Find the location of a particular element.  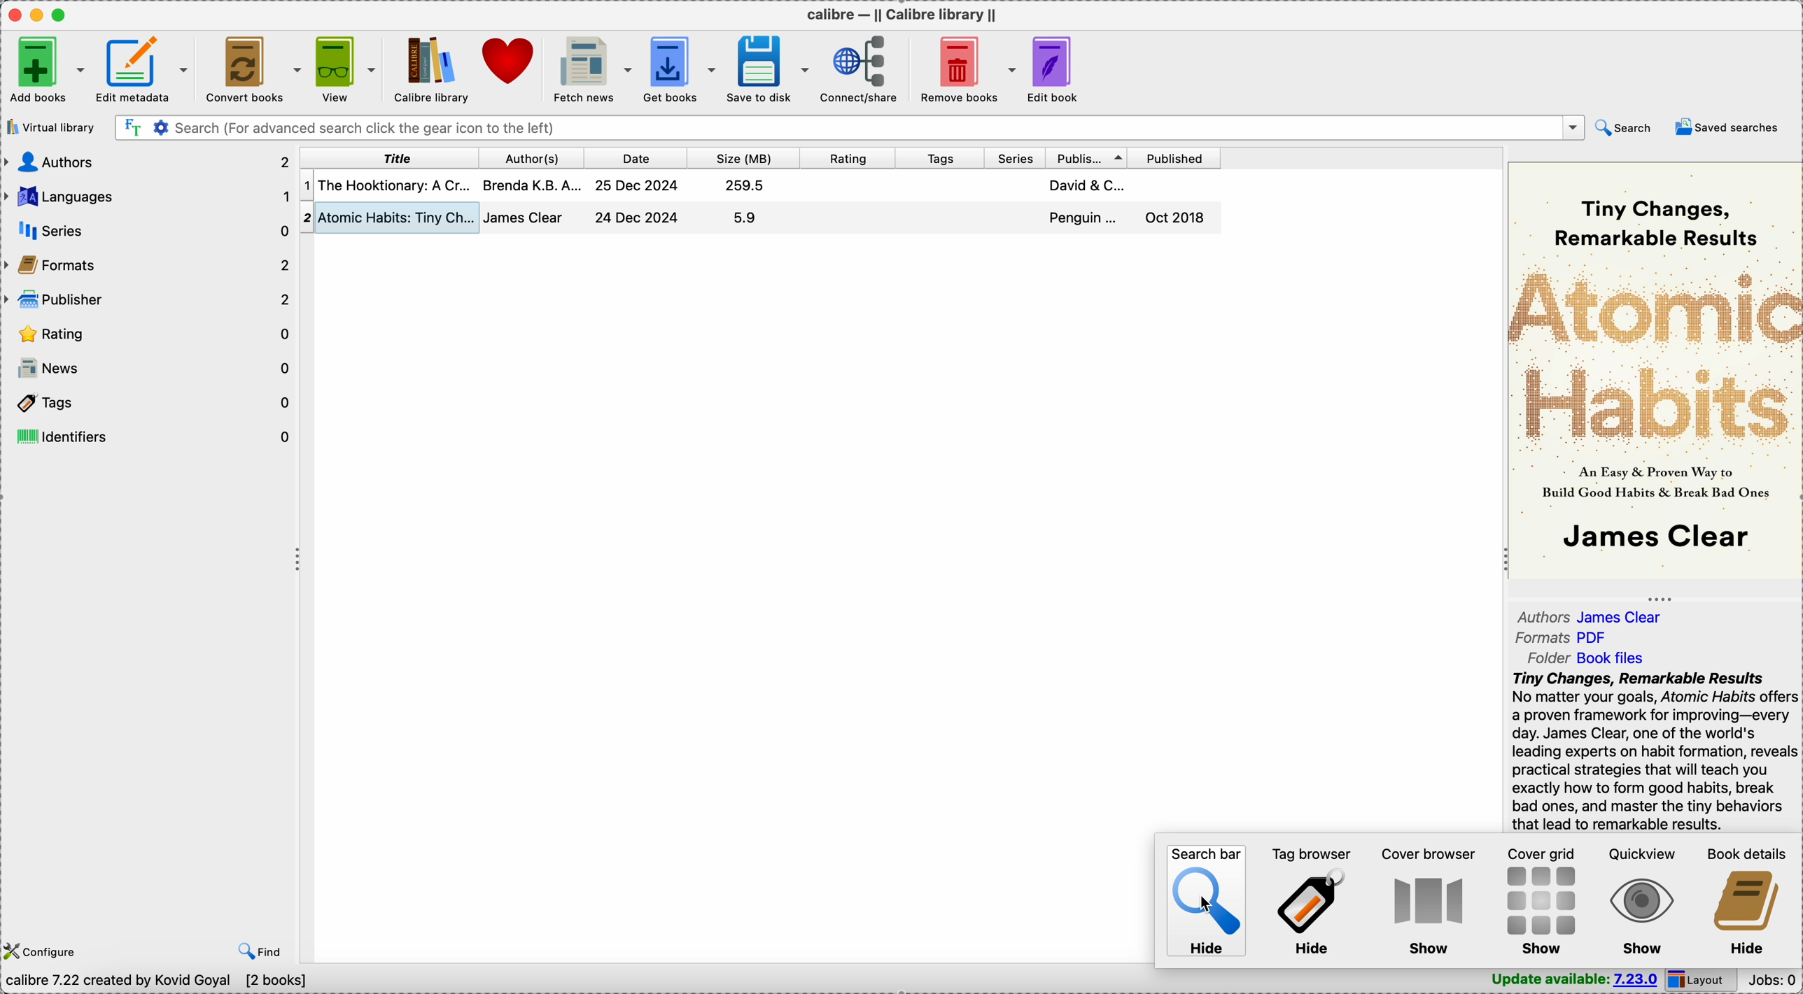

show cover grid is located at coordinates (1543, 900).